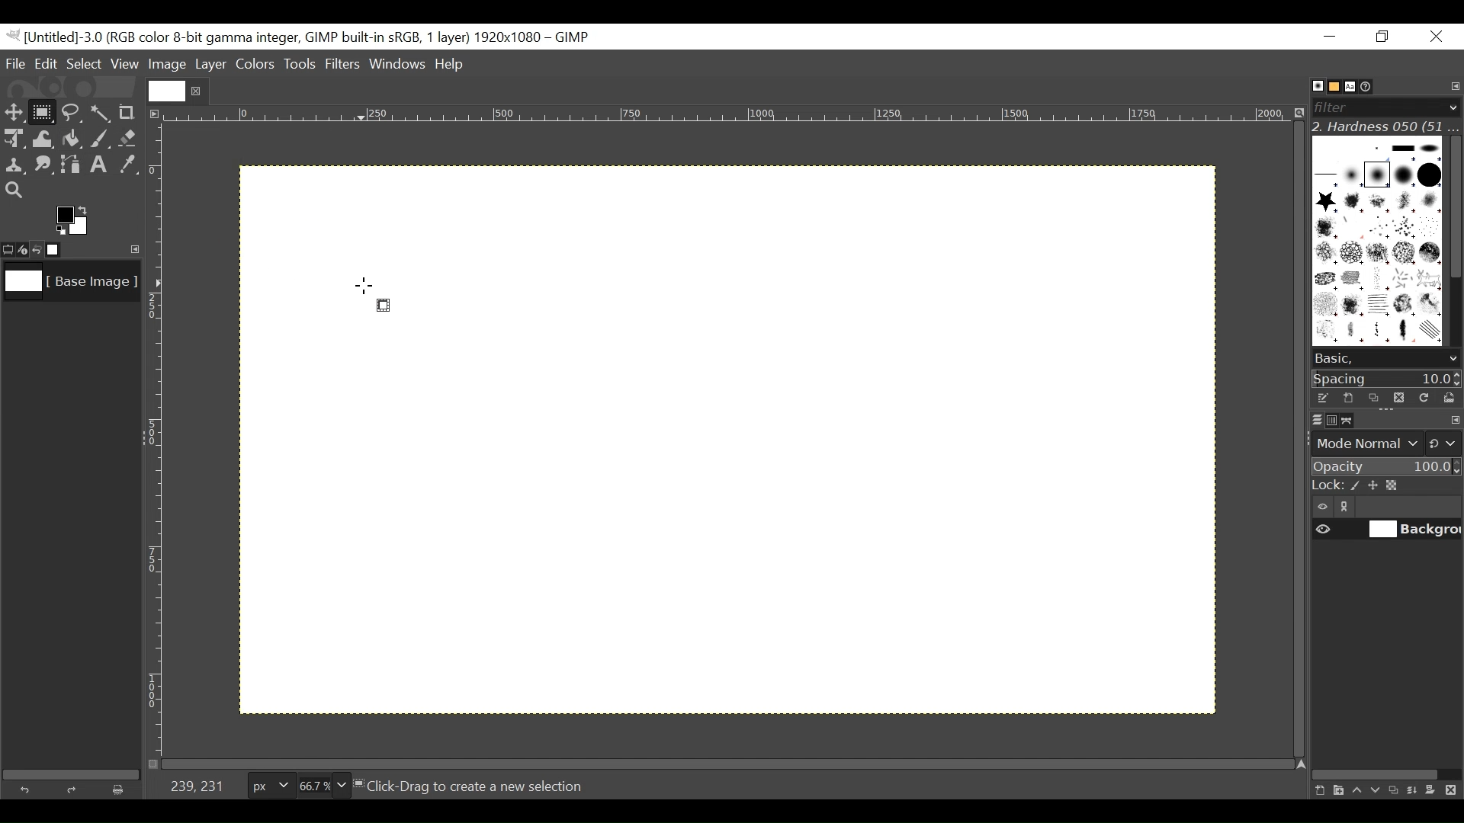 The image size is (1464, 823). I want to click on Refresh, so click(1422, 396).